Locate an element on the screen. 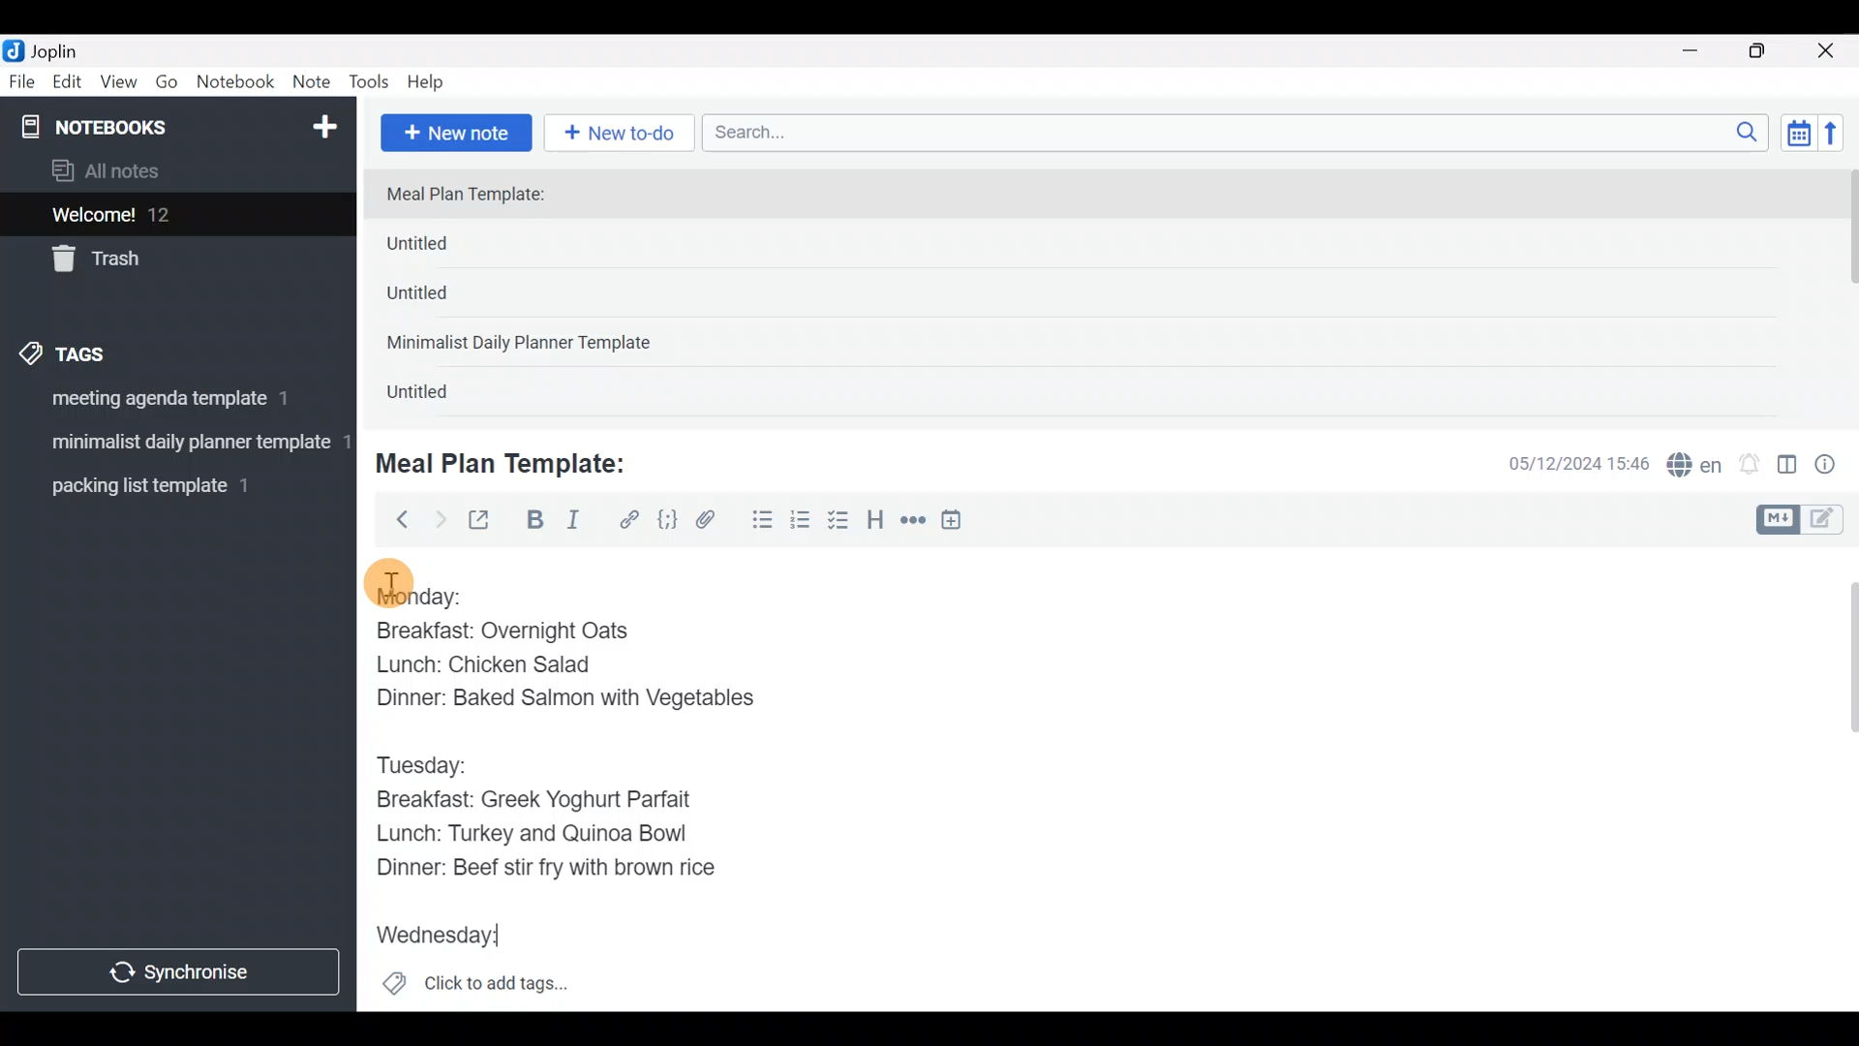  All notes is located at coordinates (173, 172).